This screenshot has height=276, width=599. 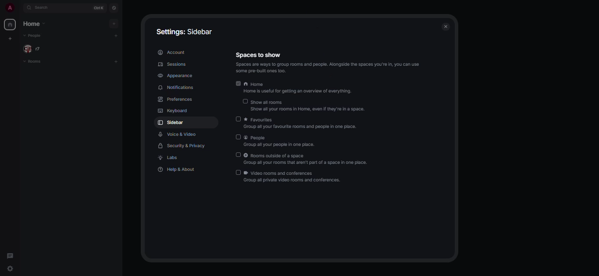 I want to click on create space, so click(x=10, y=53).